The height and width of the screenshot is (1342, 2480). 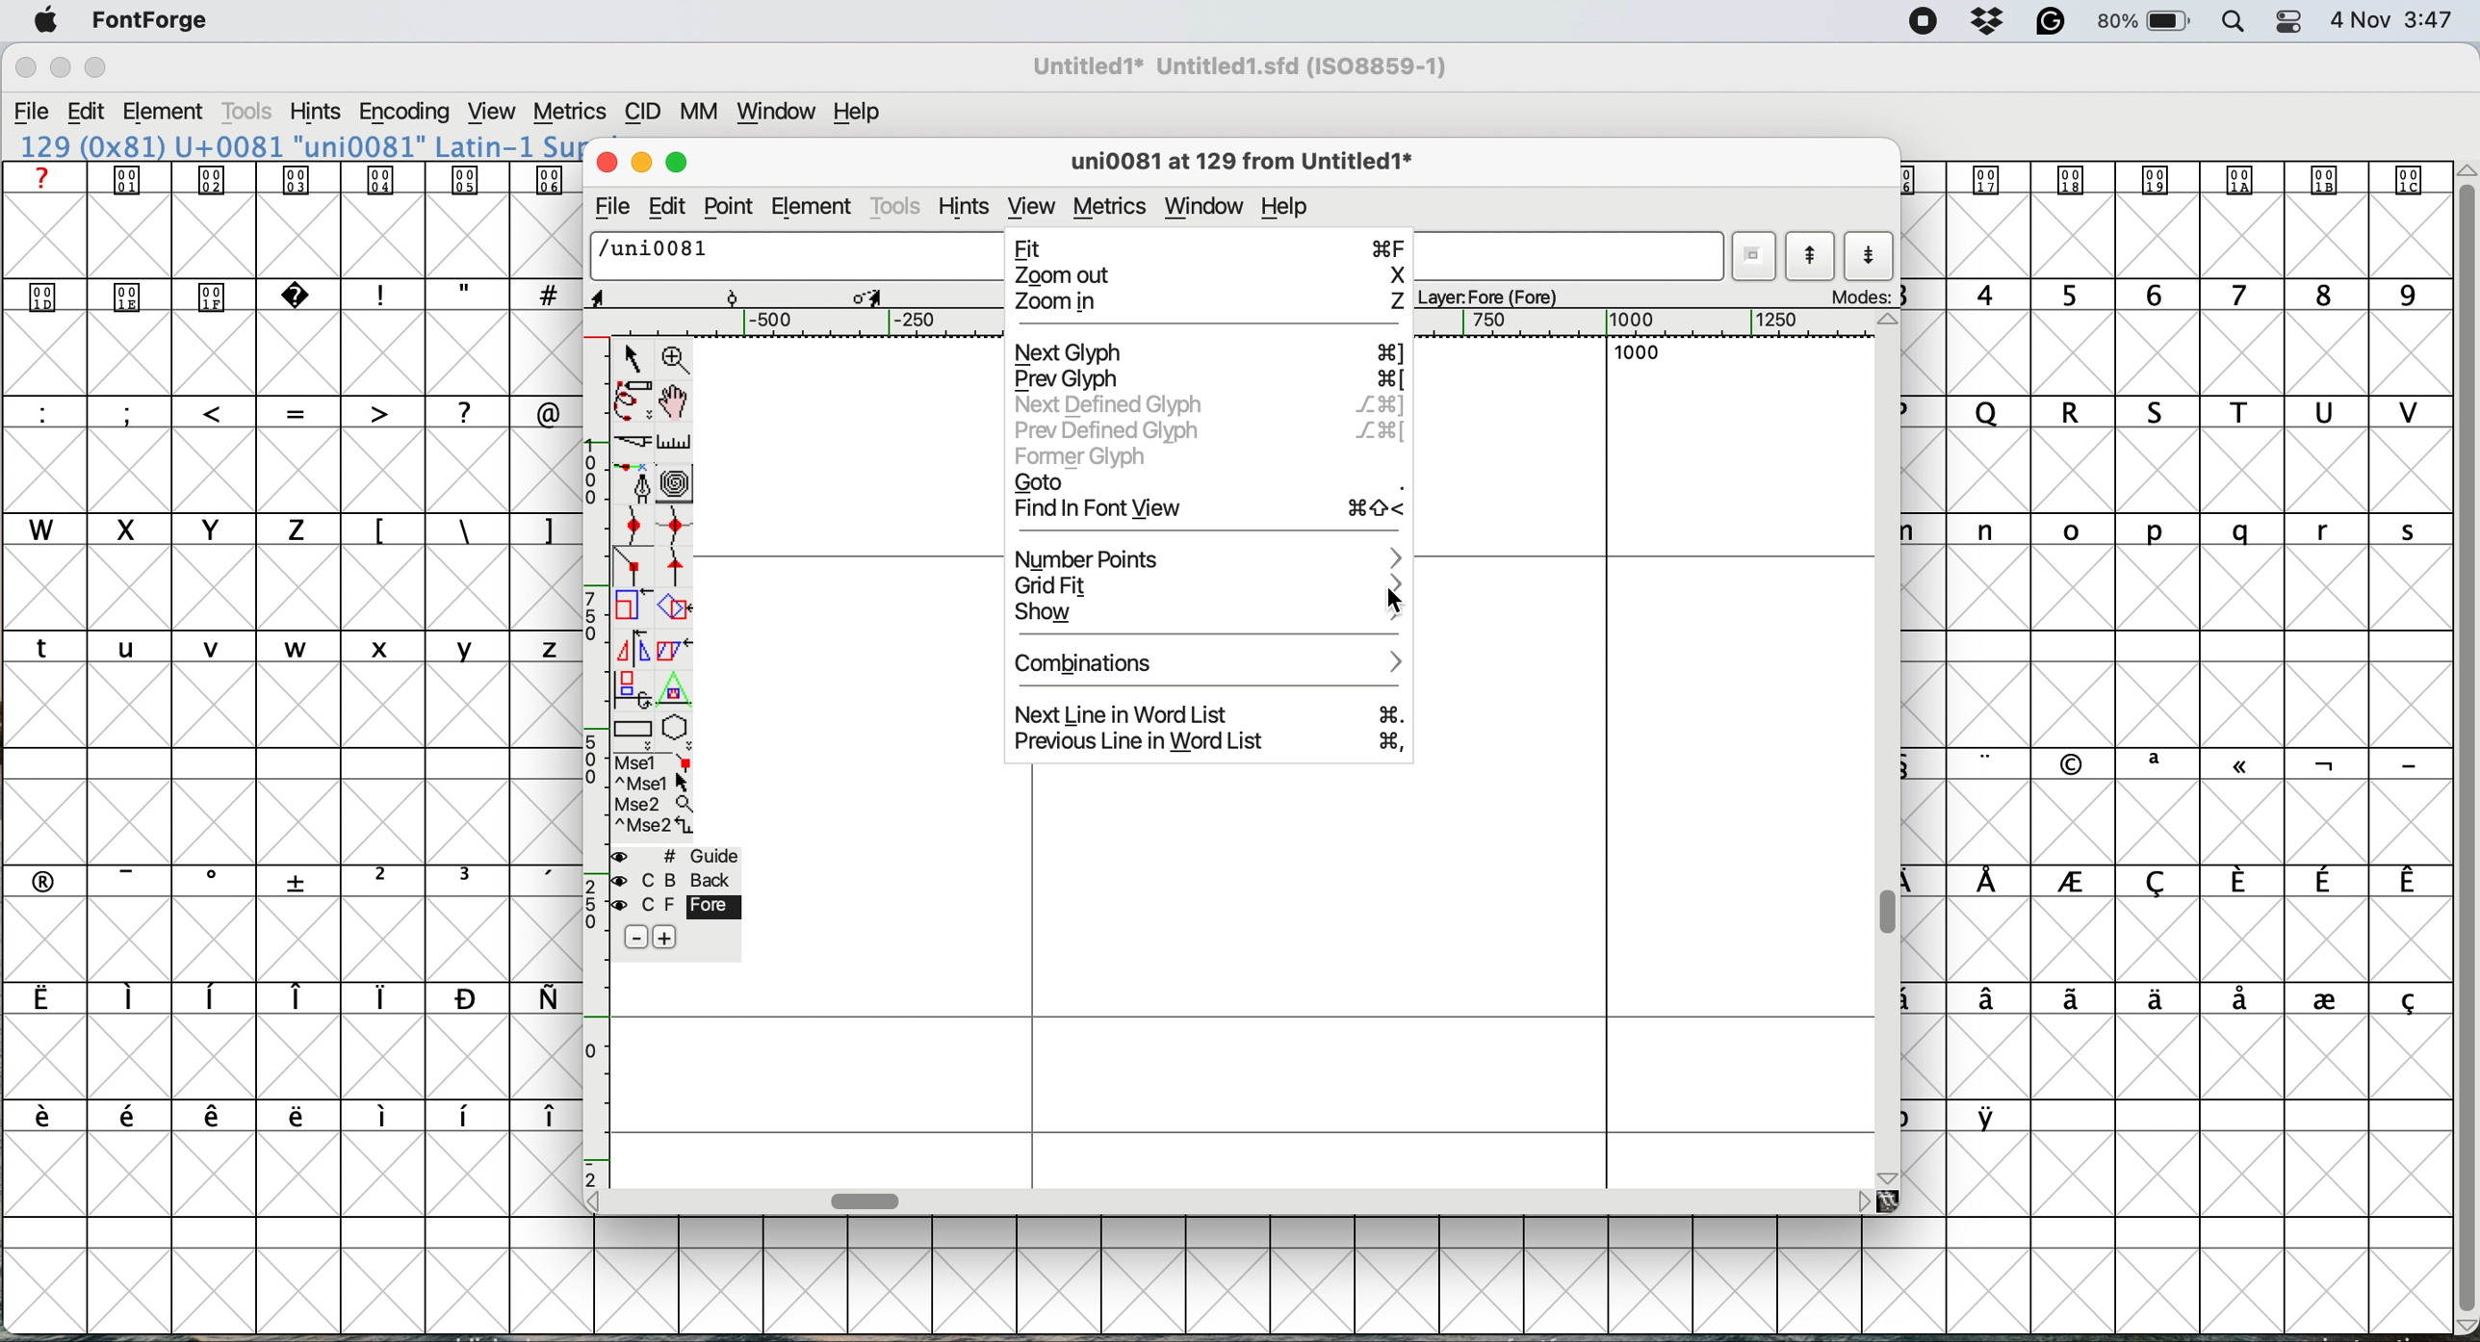 I want to click on draw freehand curve, so click(x=633, y=400).